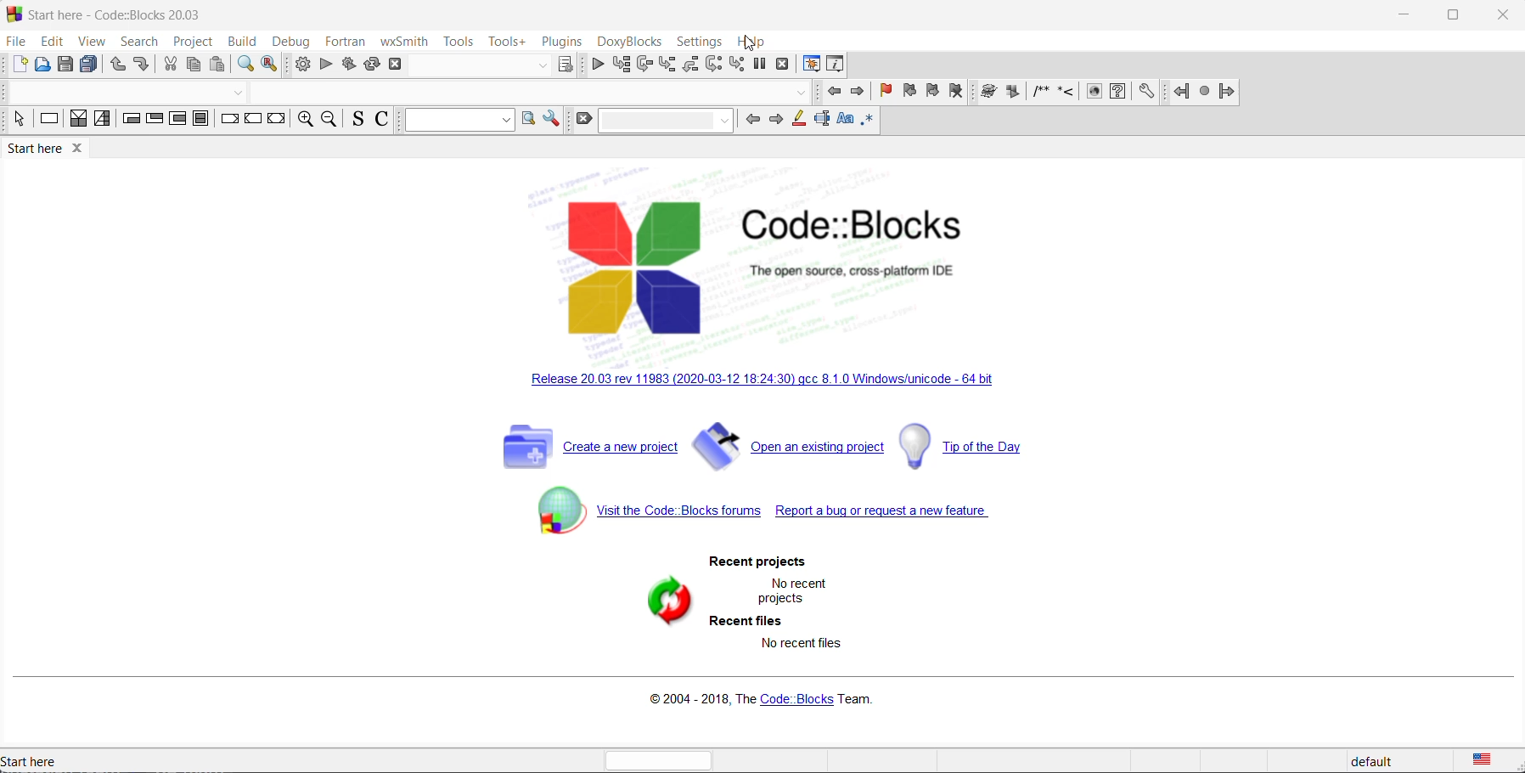  I want to click on step out, so click(690, 64).